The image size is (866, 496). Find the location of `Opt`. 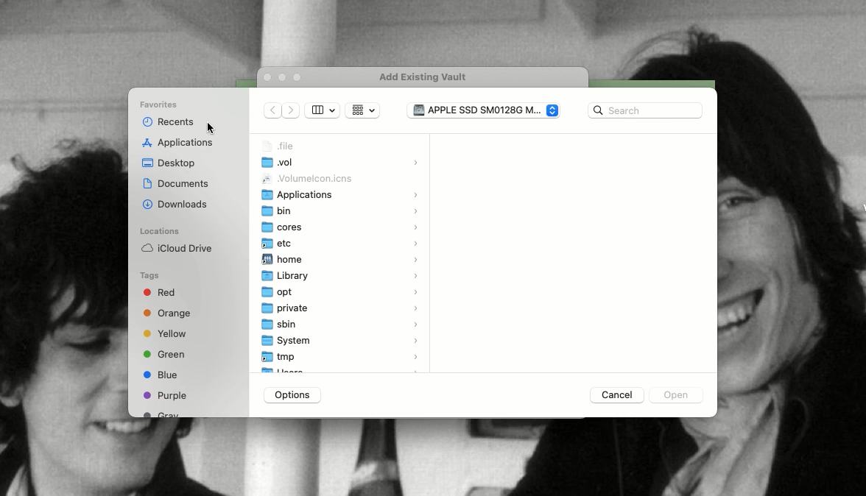

Opt is located at coordinates (341, 293).